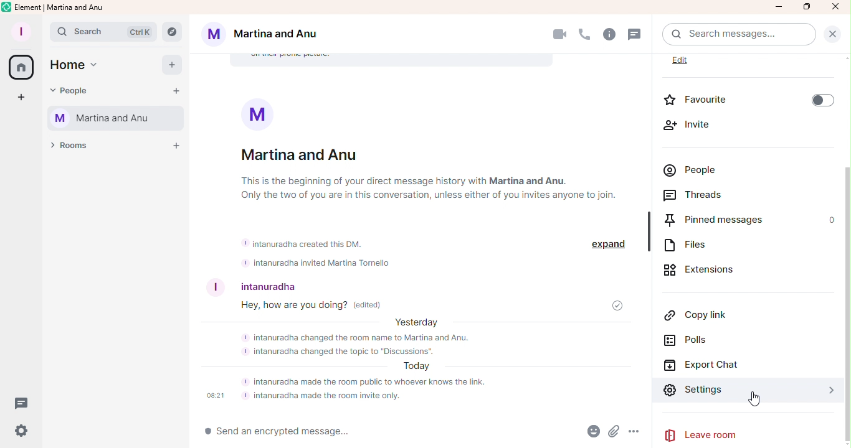  Describe the element at coordinates (708, 365) in the screenshot. I see `Export chat` at that location.